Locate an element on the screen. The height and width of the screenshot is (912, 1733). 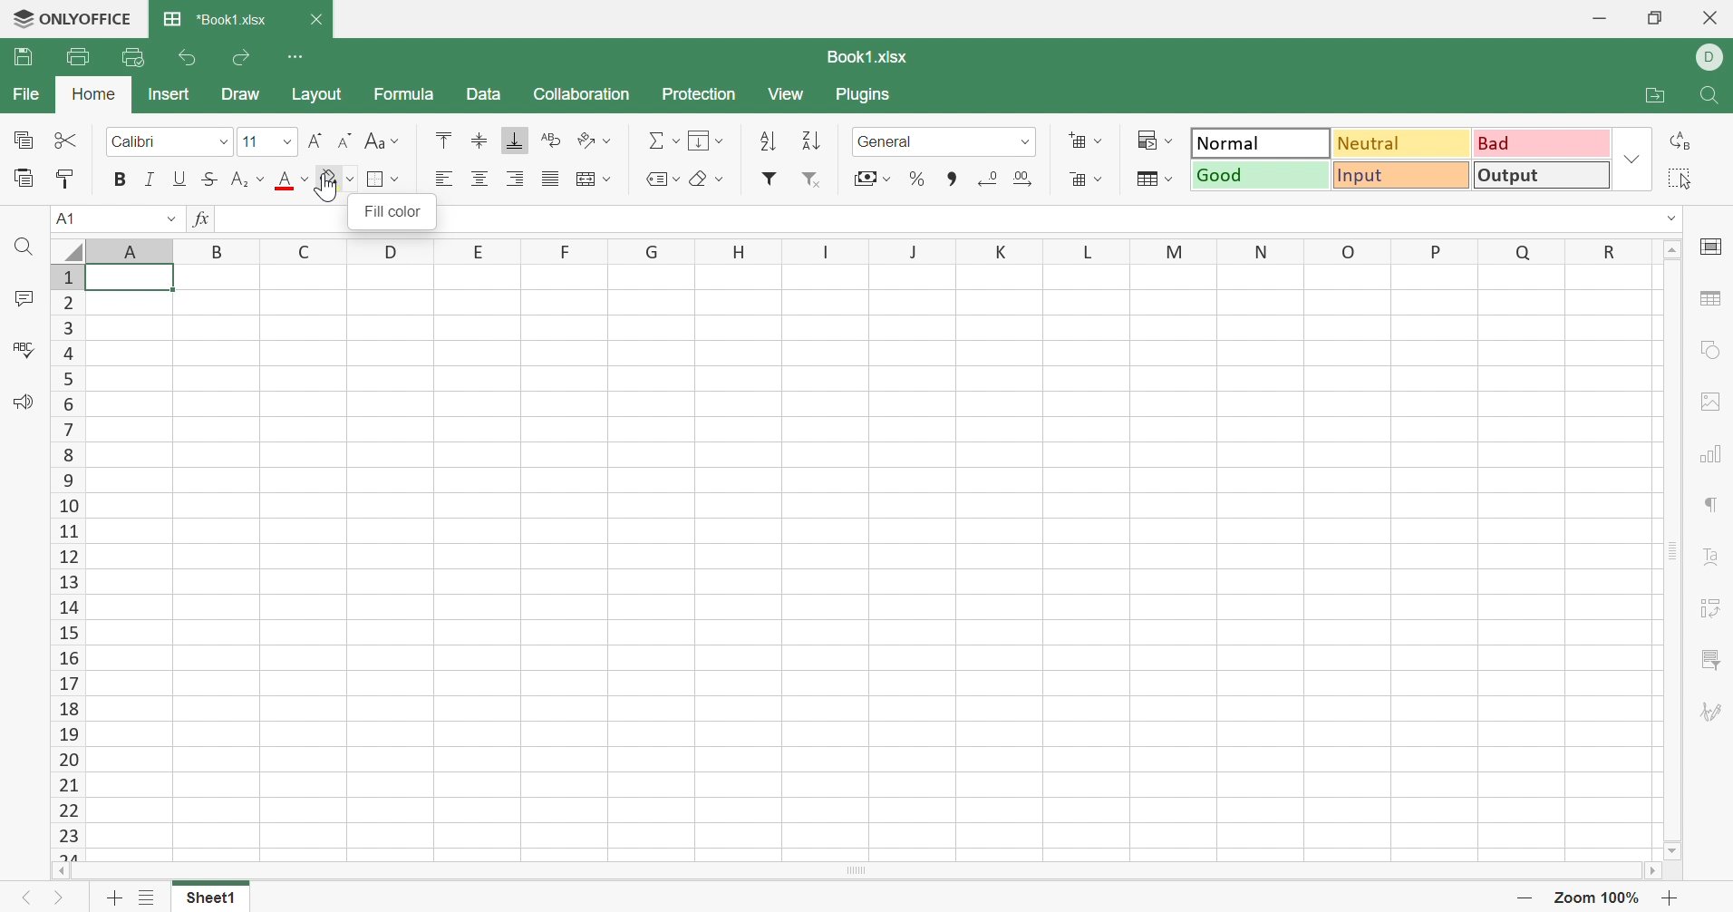
Copy Style is located at coordinates (64, 178).